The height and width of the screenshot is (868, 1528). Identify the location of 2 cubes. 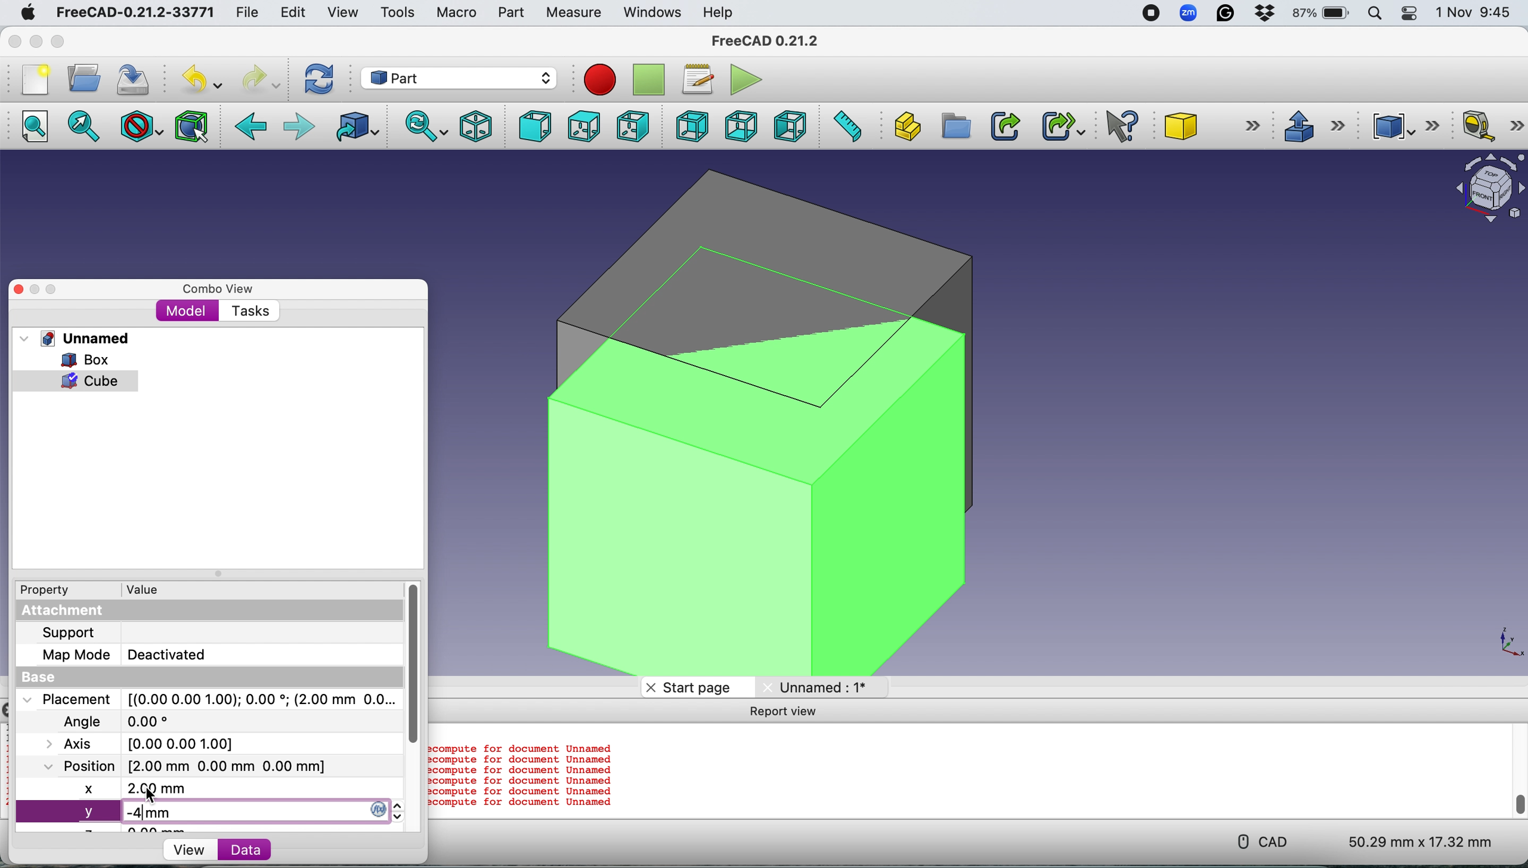
(782, 420).